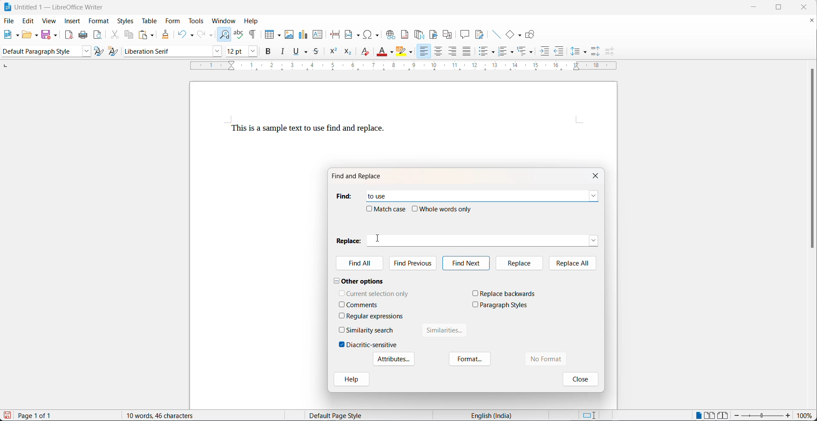 The image size is (817, 421). What do you see at coordinates (494, 52) in the screenshot?
I see `toggle unordered list options` at bounding box center [494, 52].